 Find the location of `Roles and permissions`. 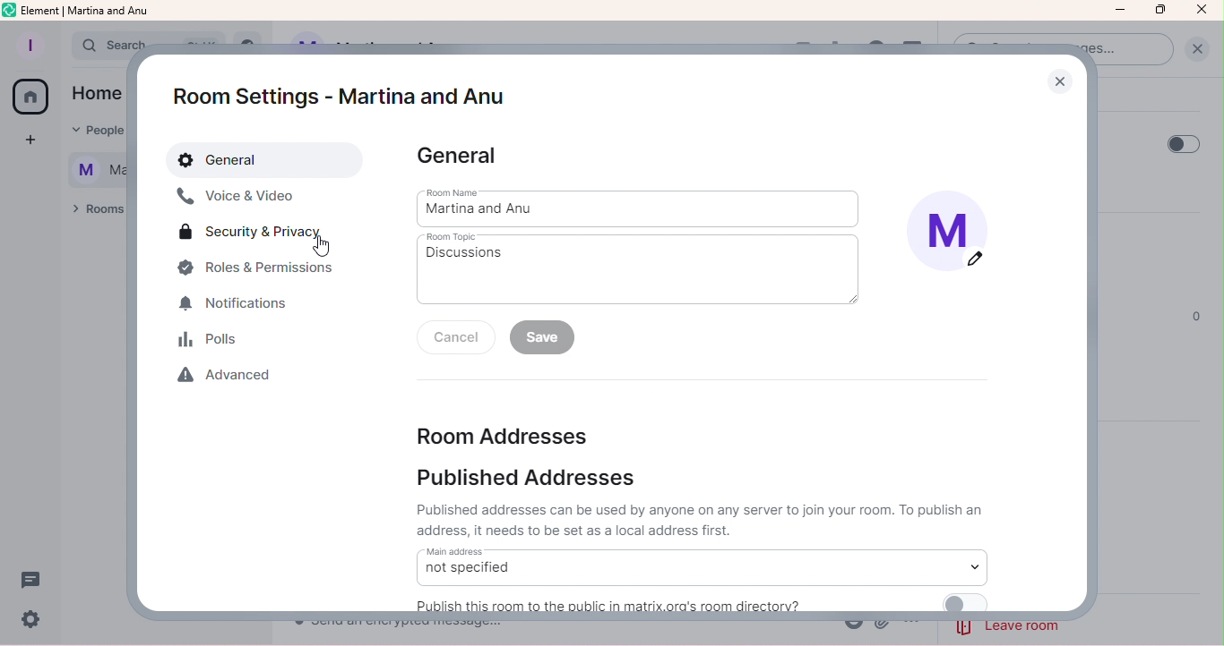

Roles and permissions is located at coordinates (263, 270).